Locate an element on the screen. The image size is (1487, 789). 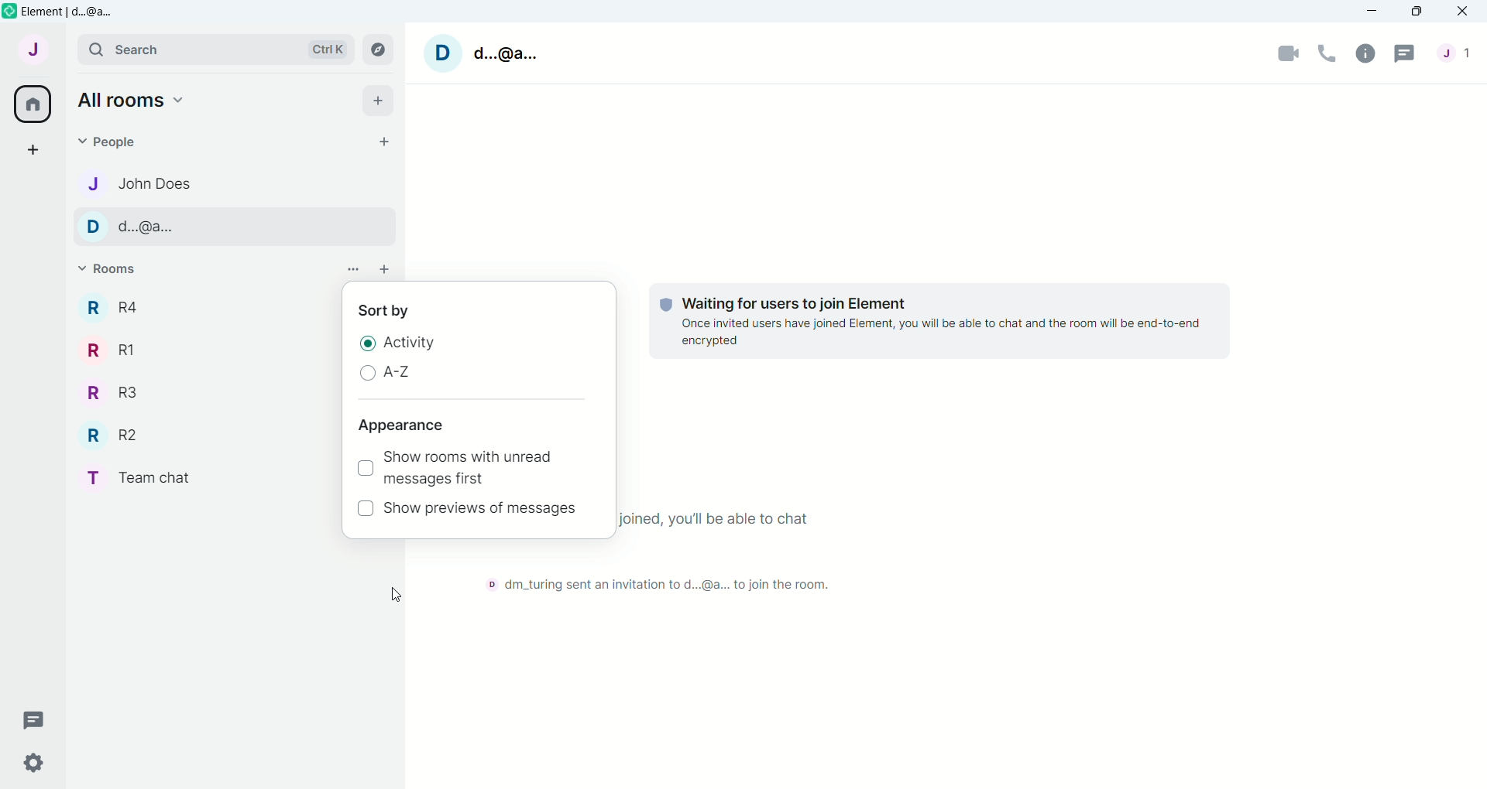
Home options is located at coordinates (136, 99).